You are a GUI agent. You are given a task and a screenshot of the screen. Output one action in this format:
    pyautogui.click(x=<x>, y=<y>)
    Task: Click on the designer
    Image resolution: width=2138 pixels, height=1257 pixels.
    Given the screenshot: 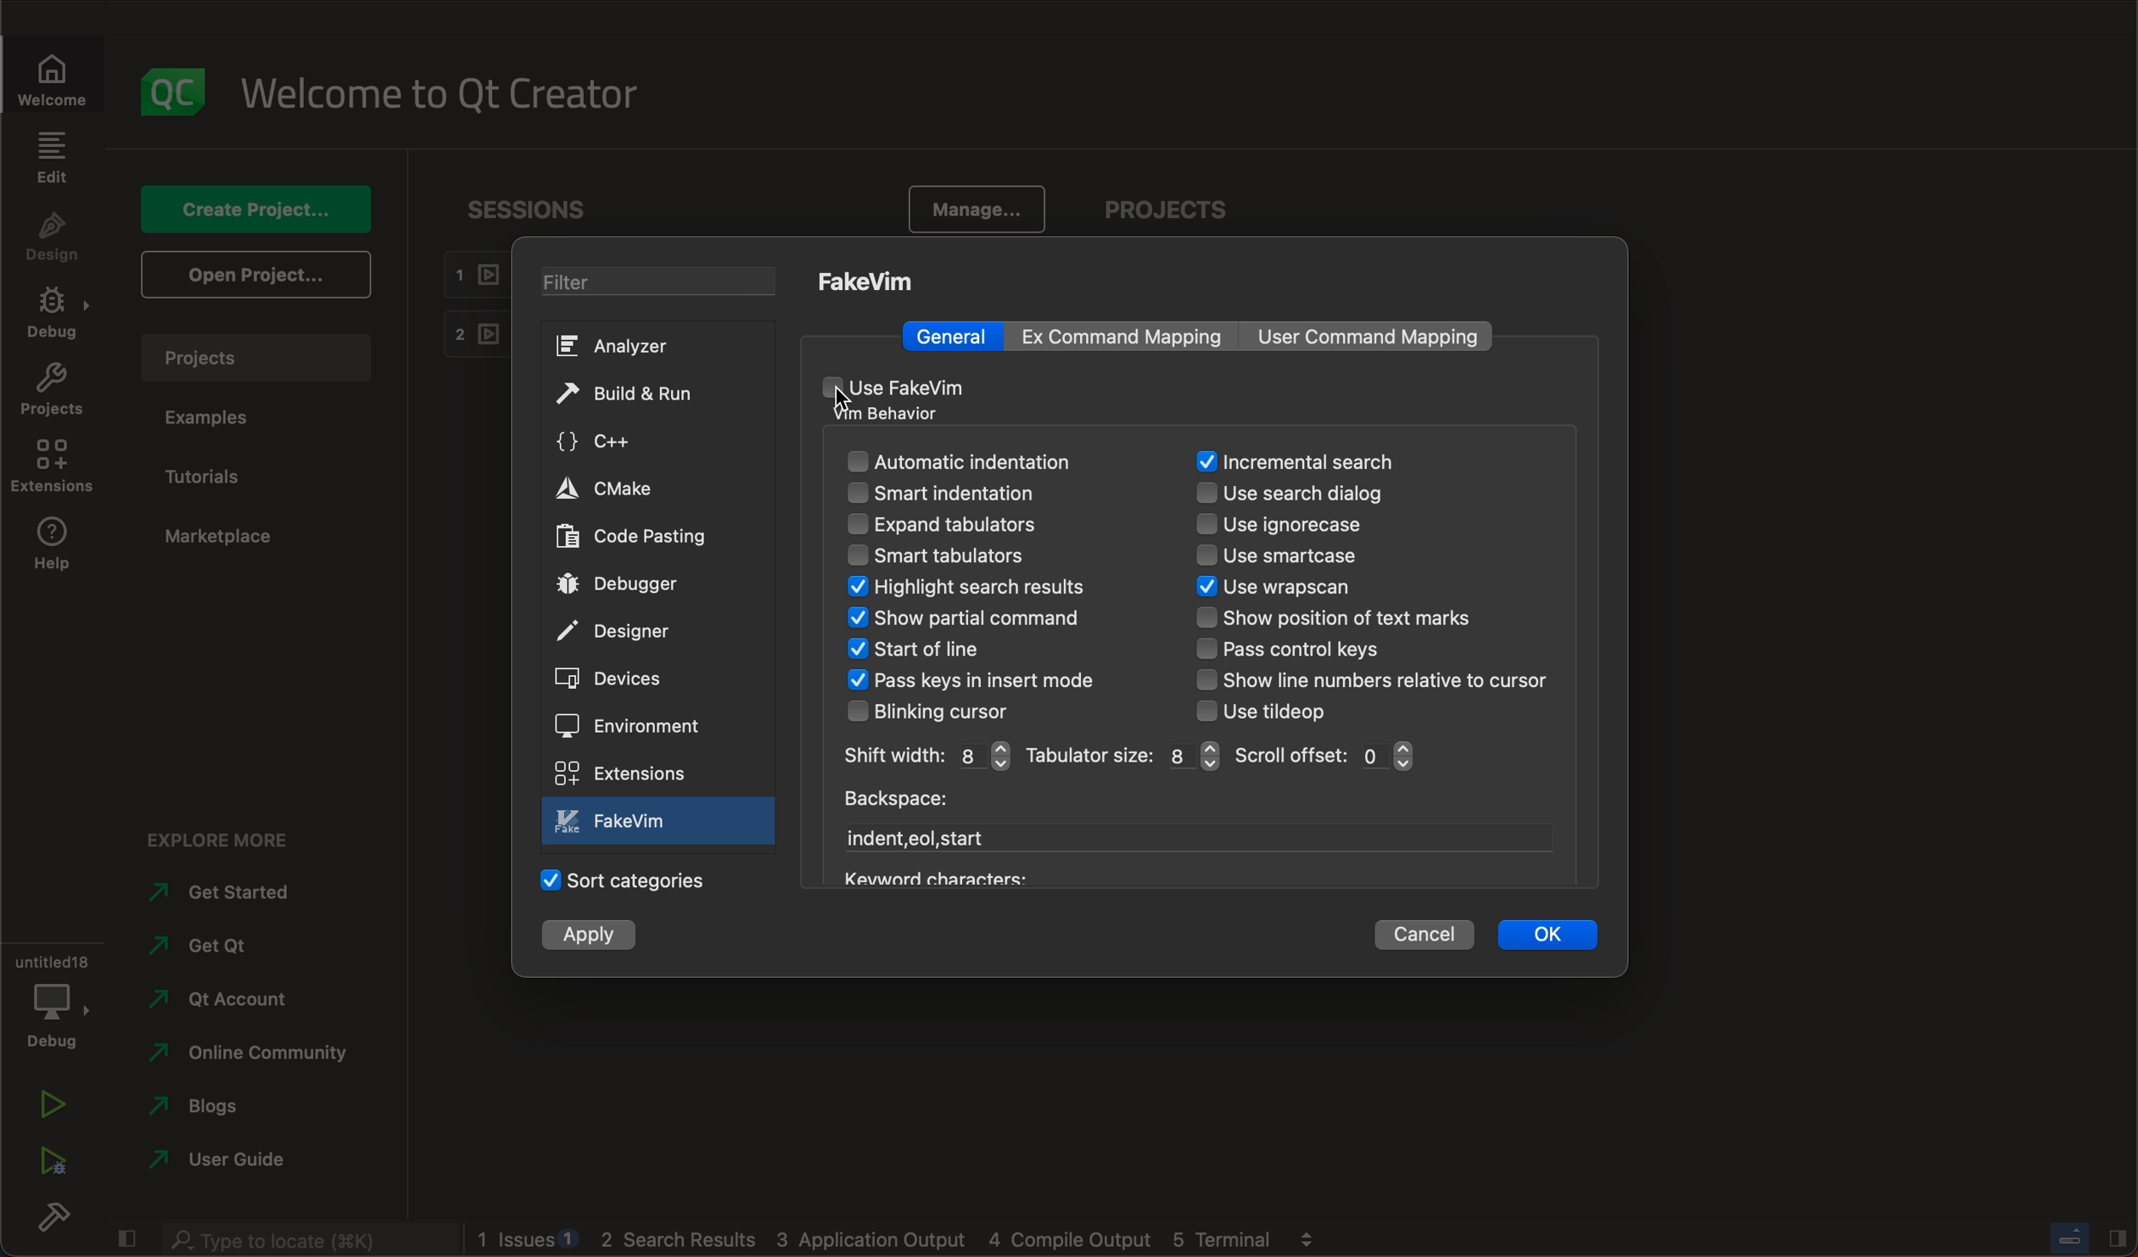 What is the action you would take?
    pyautogui.click(x=624, y=631)
    